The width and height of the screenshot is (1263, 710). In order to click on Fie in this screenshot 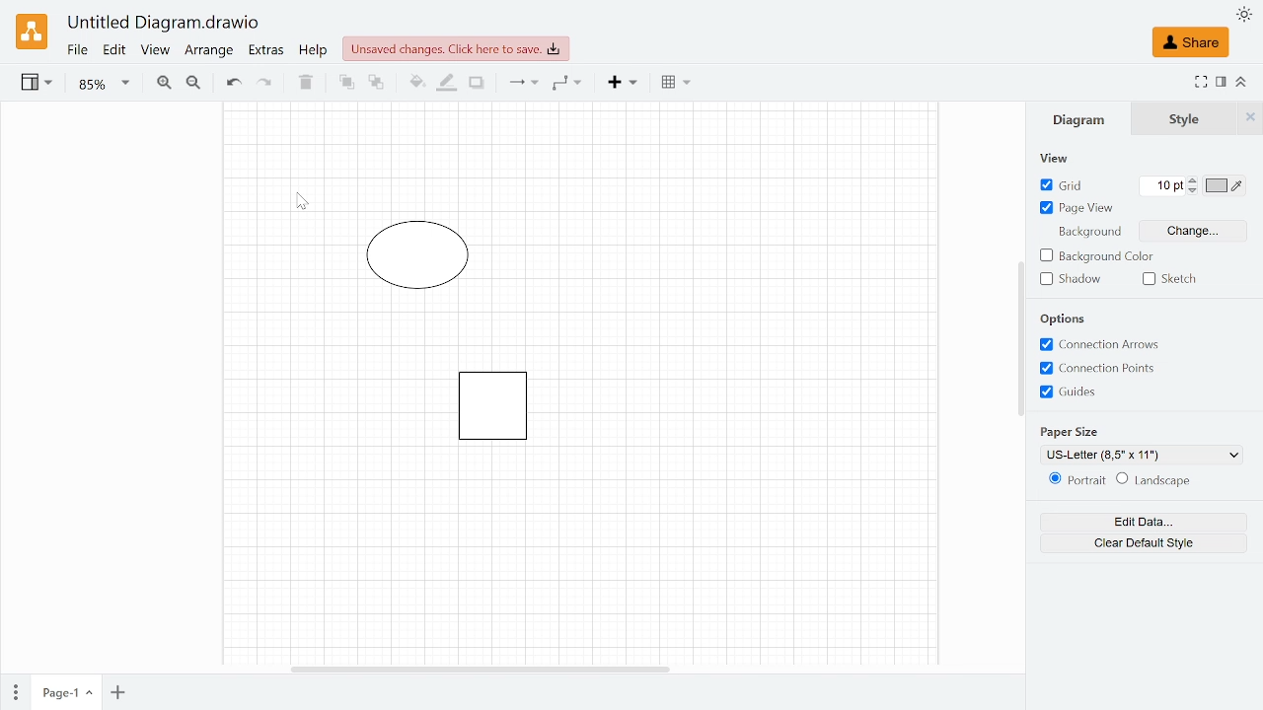, I will do `click(77, 51)`.